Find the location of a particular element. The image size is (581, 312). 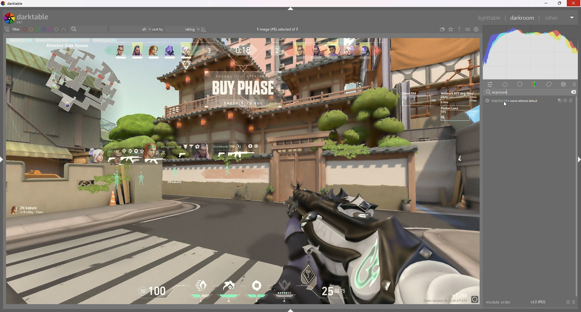

show is located at coordinates (291, 310).